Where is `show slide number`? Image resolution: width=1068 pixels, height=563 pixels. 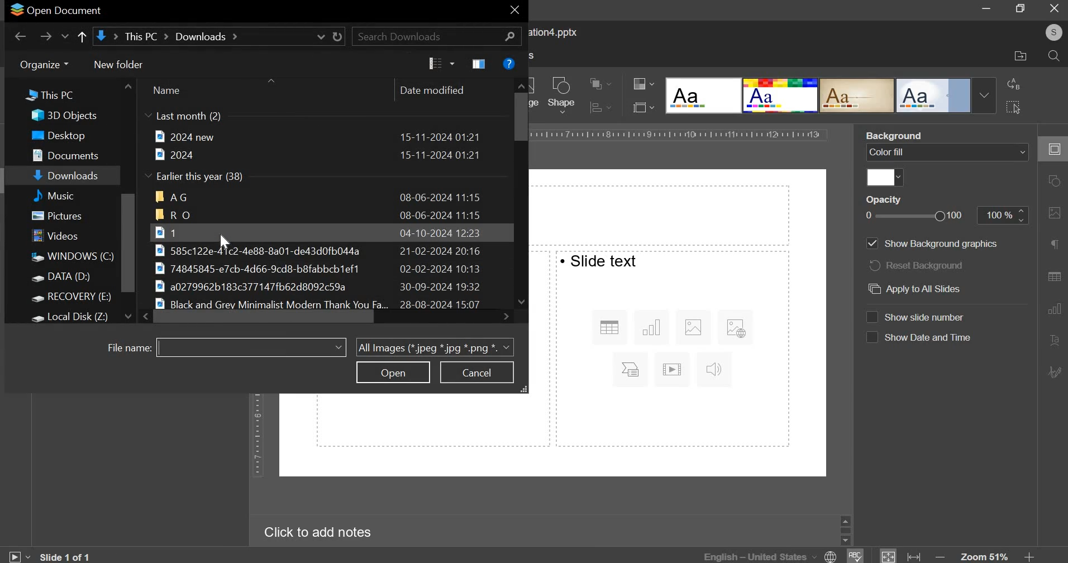
show slide number is located at coordinates (931, 317).